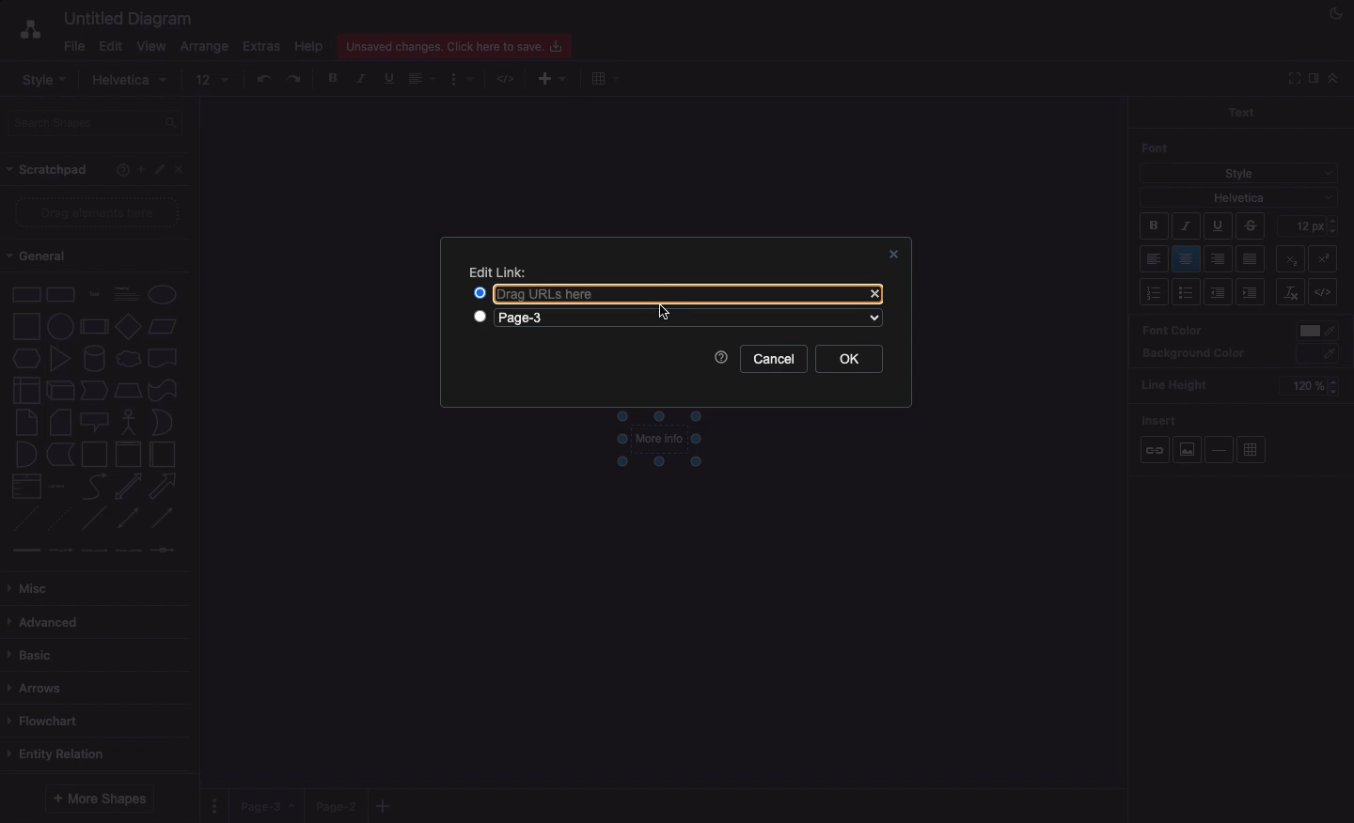 Image resolution: width=1354 pixels, height=823 pixels. I want to click on Underline, so click(1217, 227).